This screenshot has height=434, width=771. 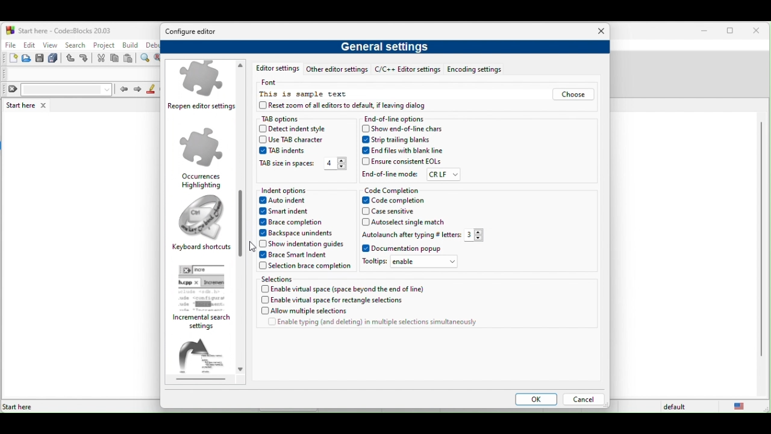 I want to click on end of line options, so click(x=398, y=119).